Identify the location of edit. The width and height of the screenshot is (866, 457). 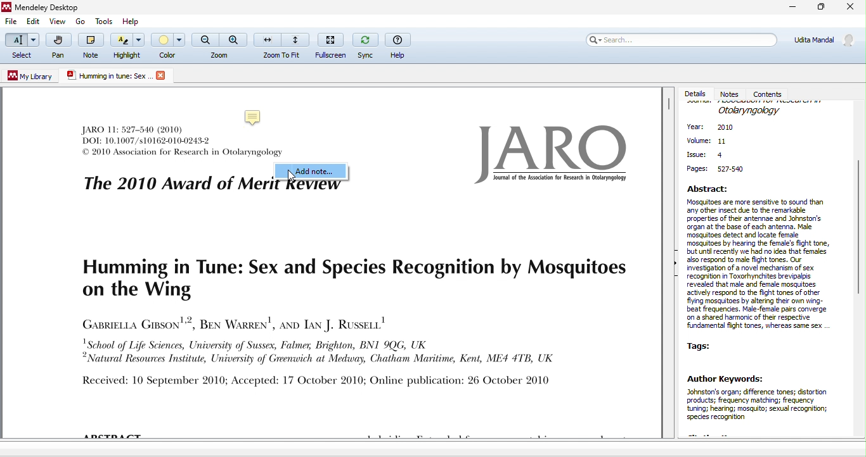
(34, 23).